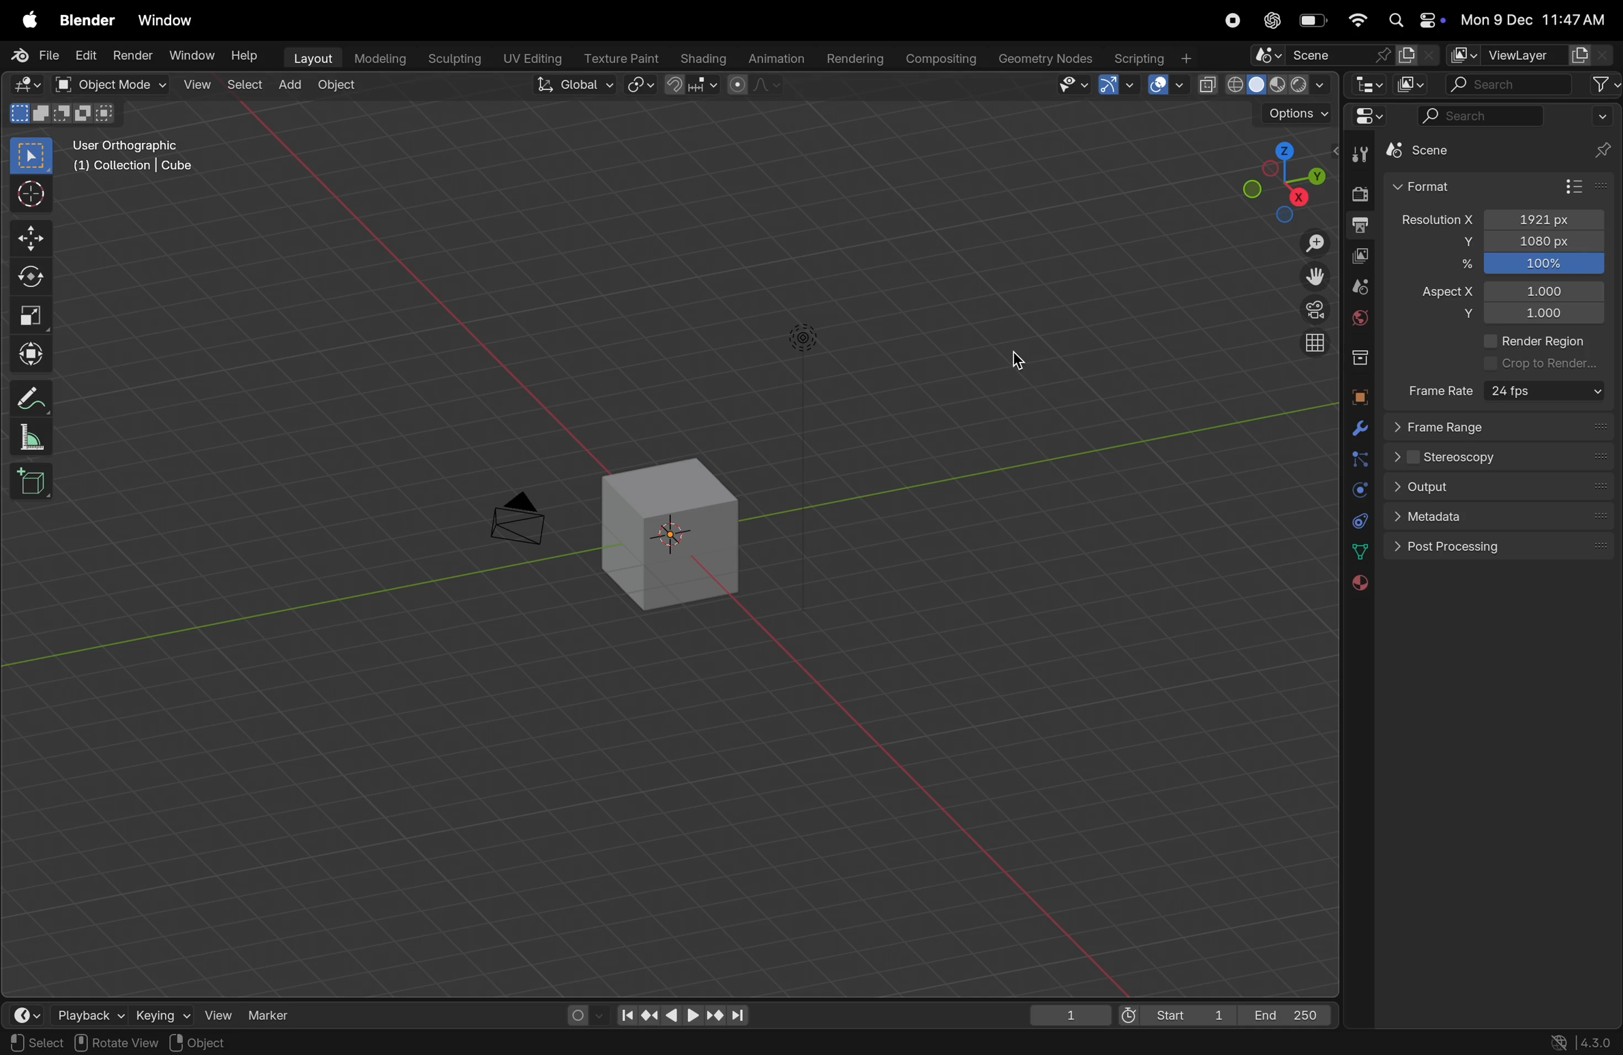  I want to click on Sculpting, so click(451, 58).